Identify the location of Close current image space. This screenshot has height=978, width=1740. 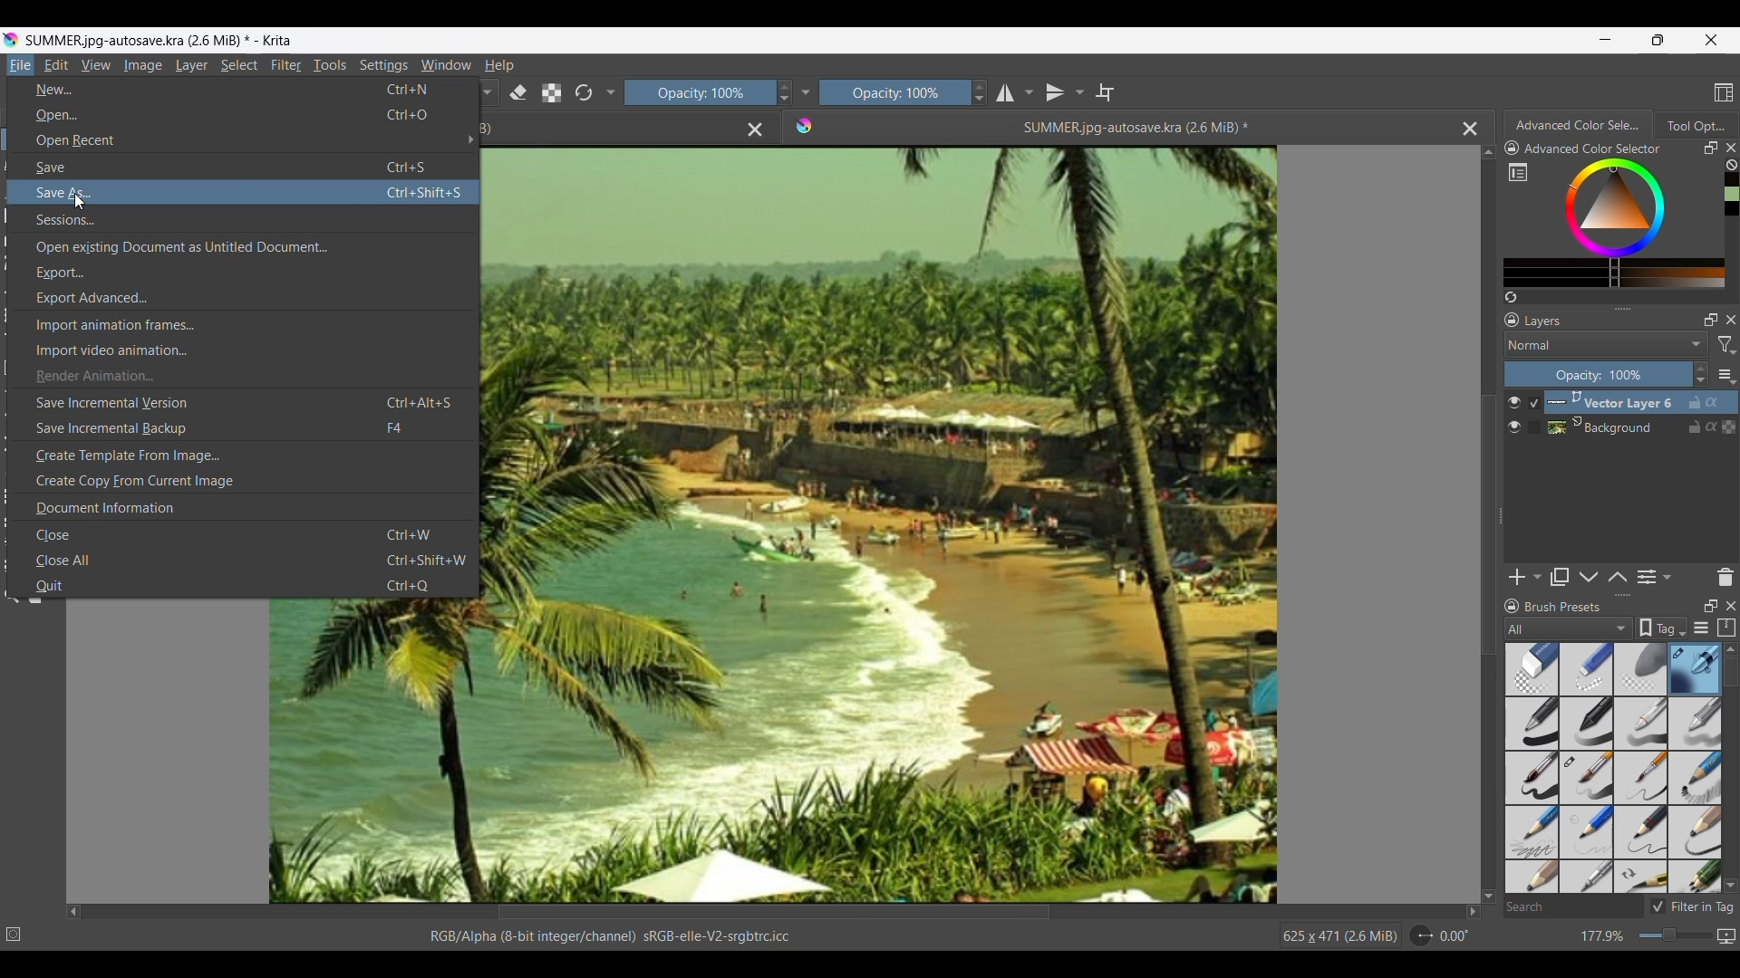
(1470, 129).